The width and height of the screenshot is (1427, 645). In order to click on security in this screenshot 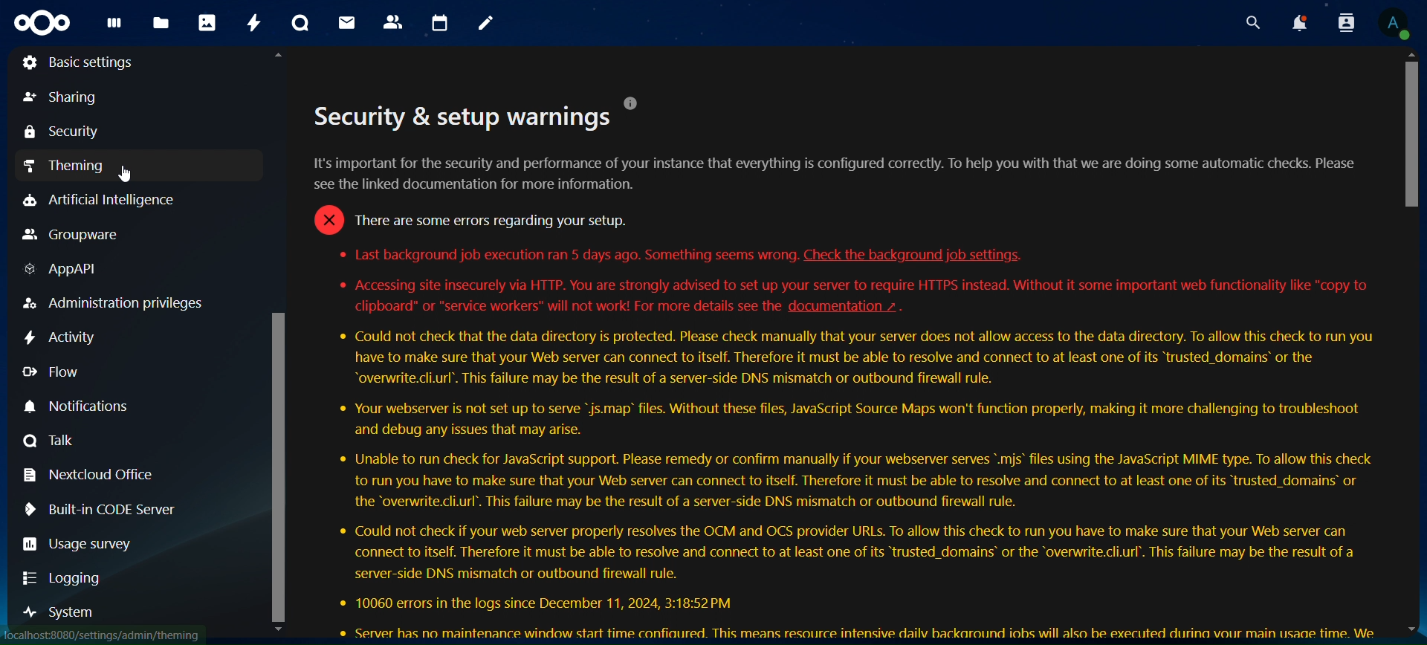, I will do `click(65, 133)`.